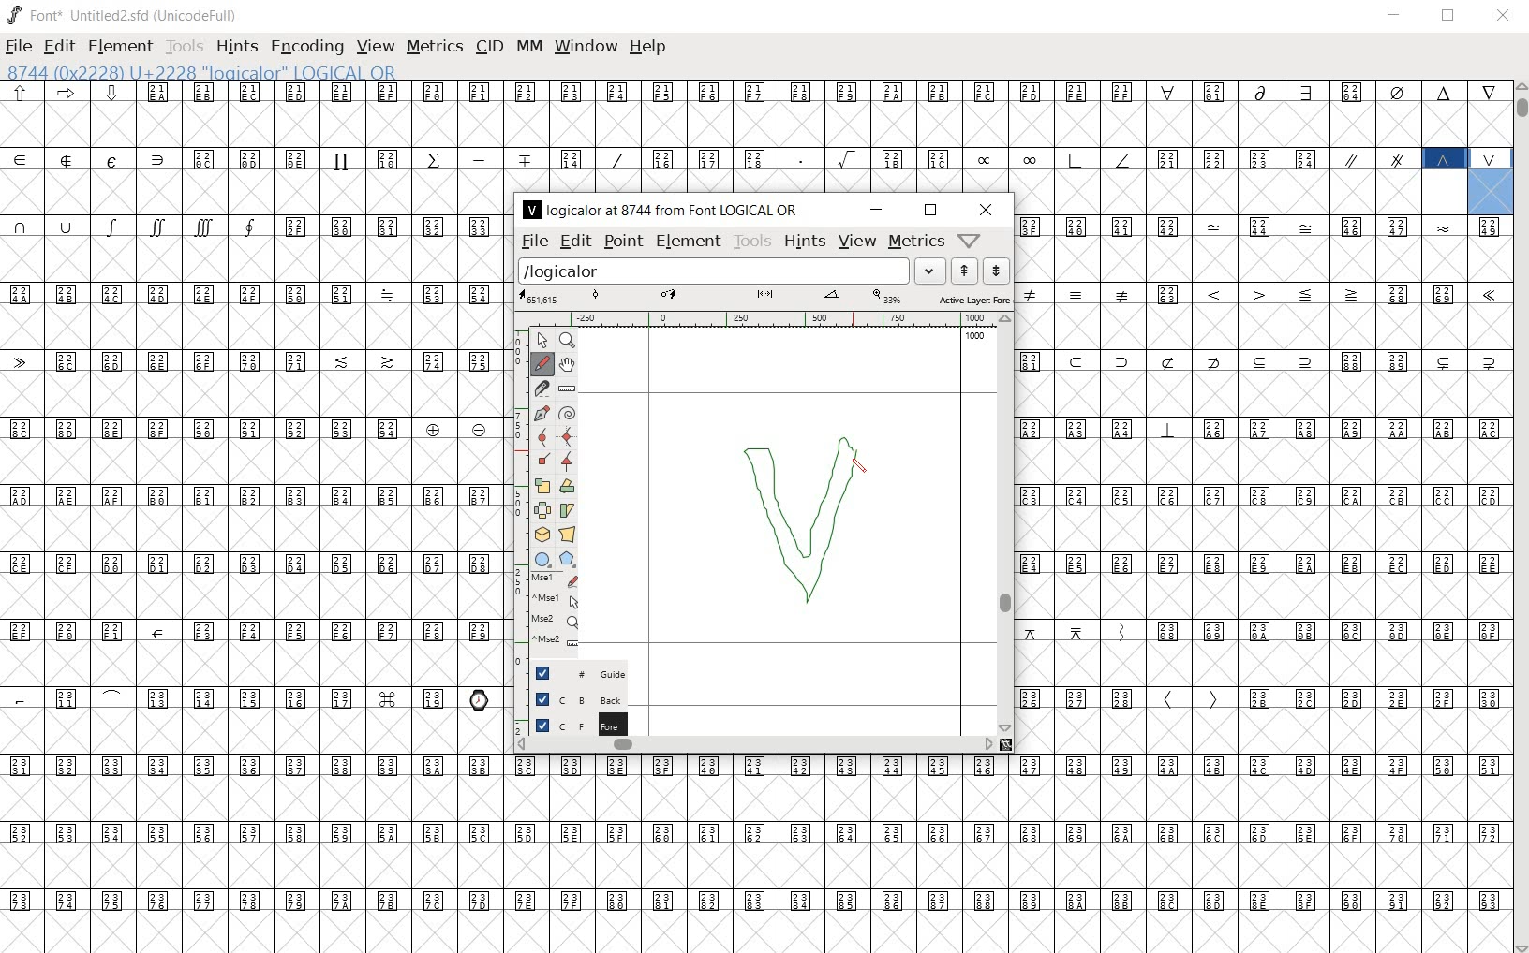 The width and height of the screenshot is (1529, 953). Describe the element at coordinates (209, 71) in the screenshot. I see `8744 (0x2228) U+2228 "logicalor" LOGICAL OR` at that location.